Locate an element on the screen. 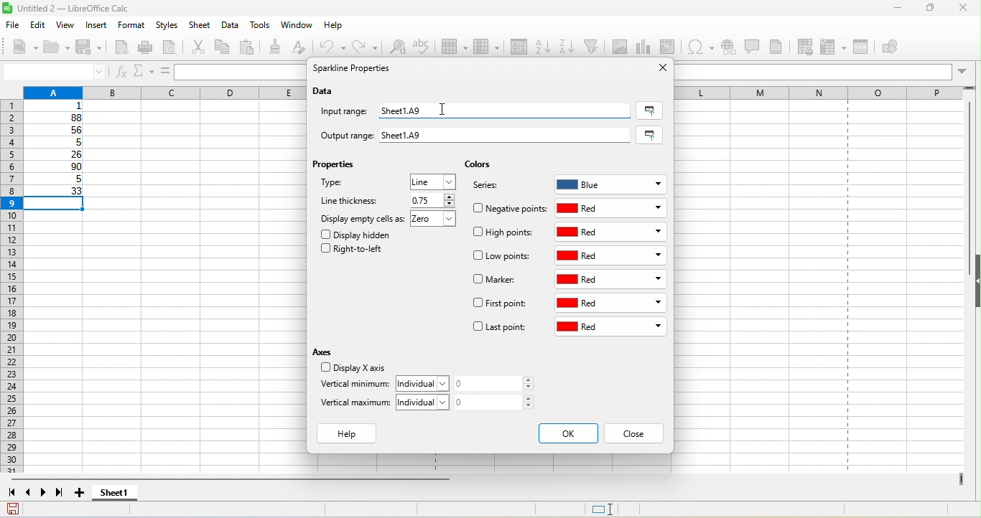  copy is located at coordinates (223, 47).